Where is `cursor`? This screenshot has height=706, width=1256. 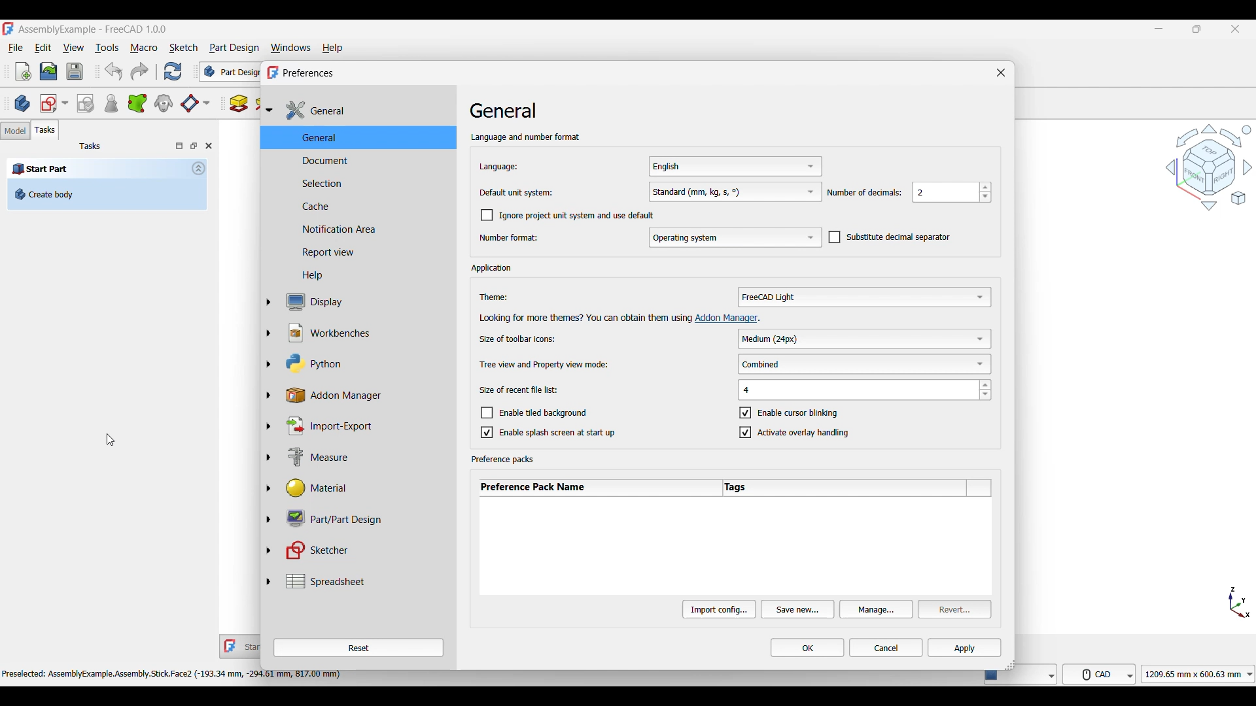 cursor is located at coordinates (111, 439).